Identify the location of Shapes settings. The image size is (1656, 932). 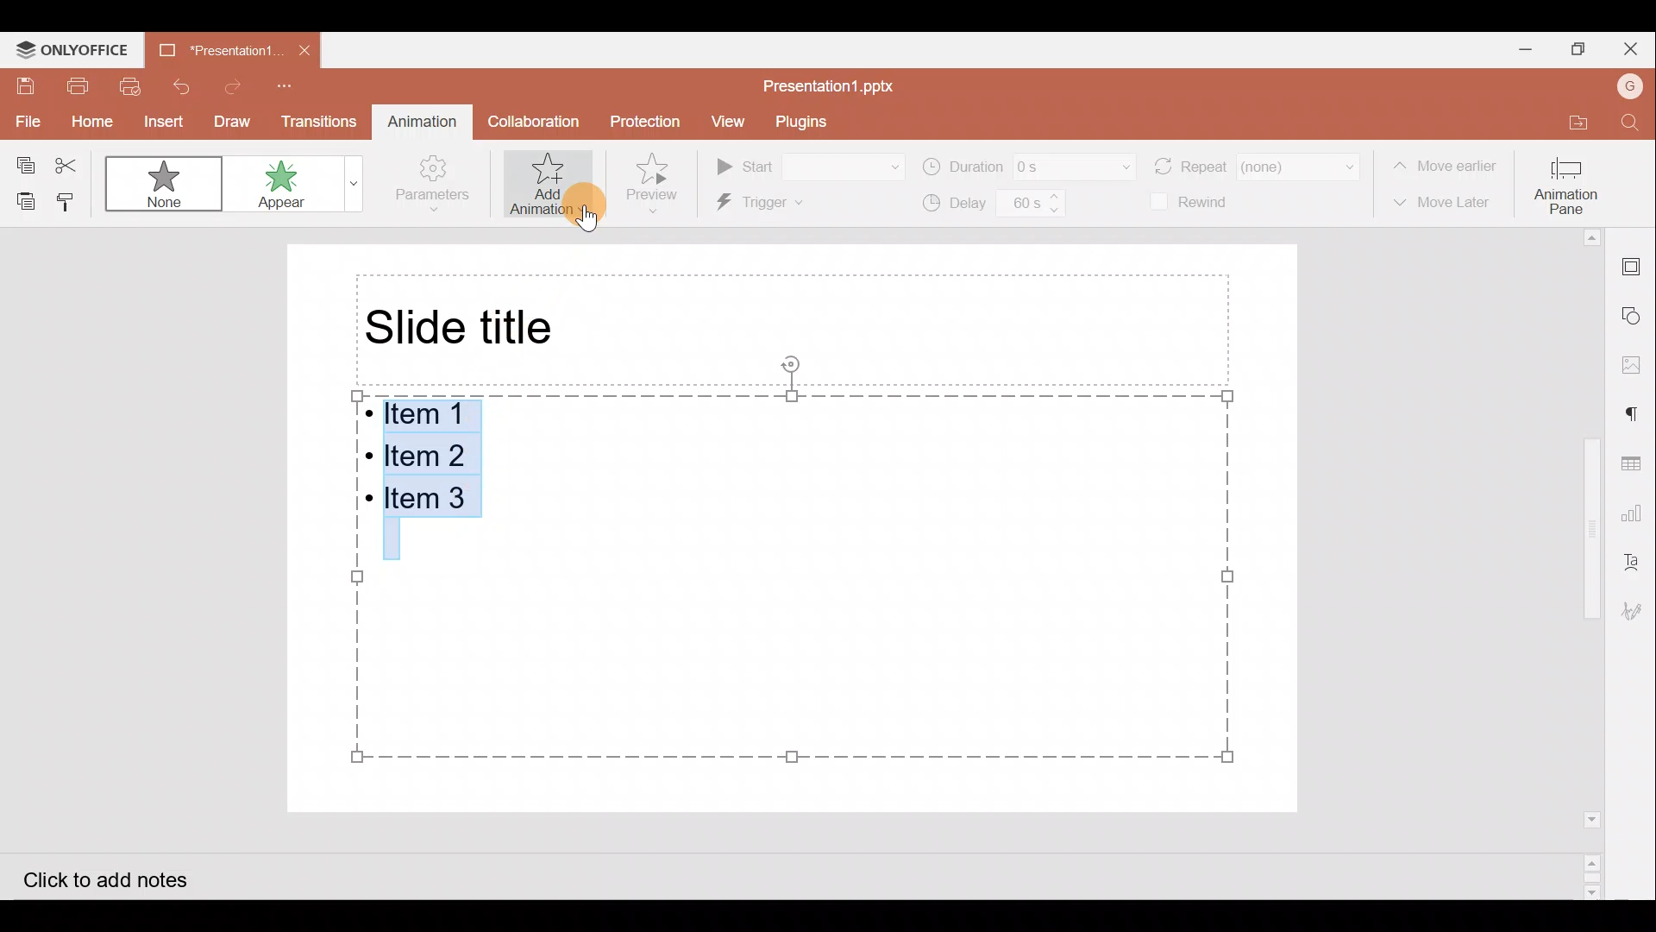
(1636, 313).